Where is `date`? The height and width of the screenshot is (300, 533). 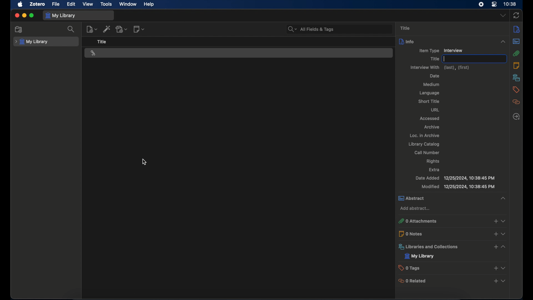
date is located at coordinates (435, 76).